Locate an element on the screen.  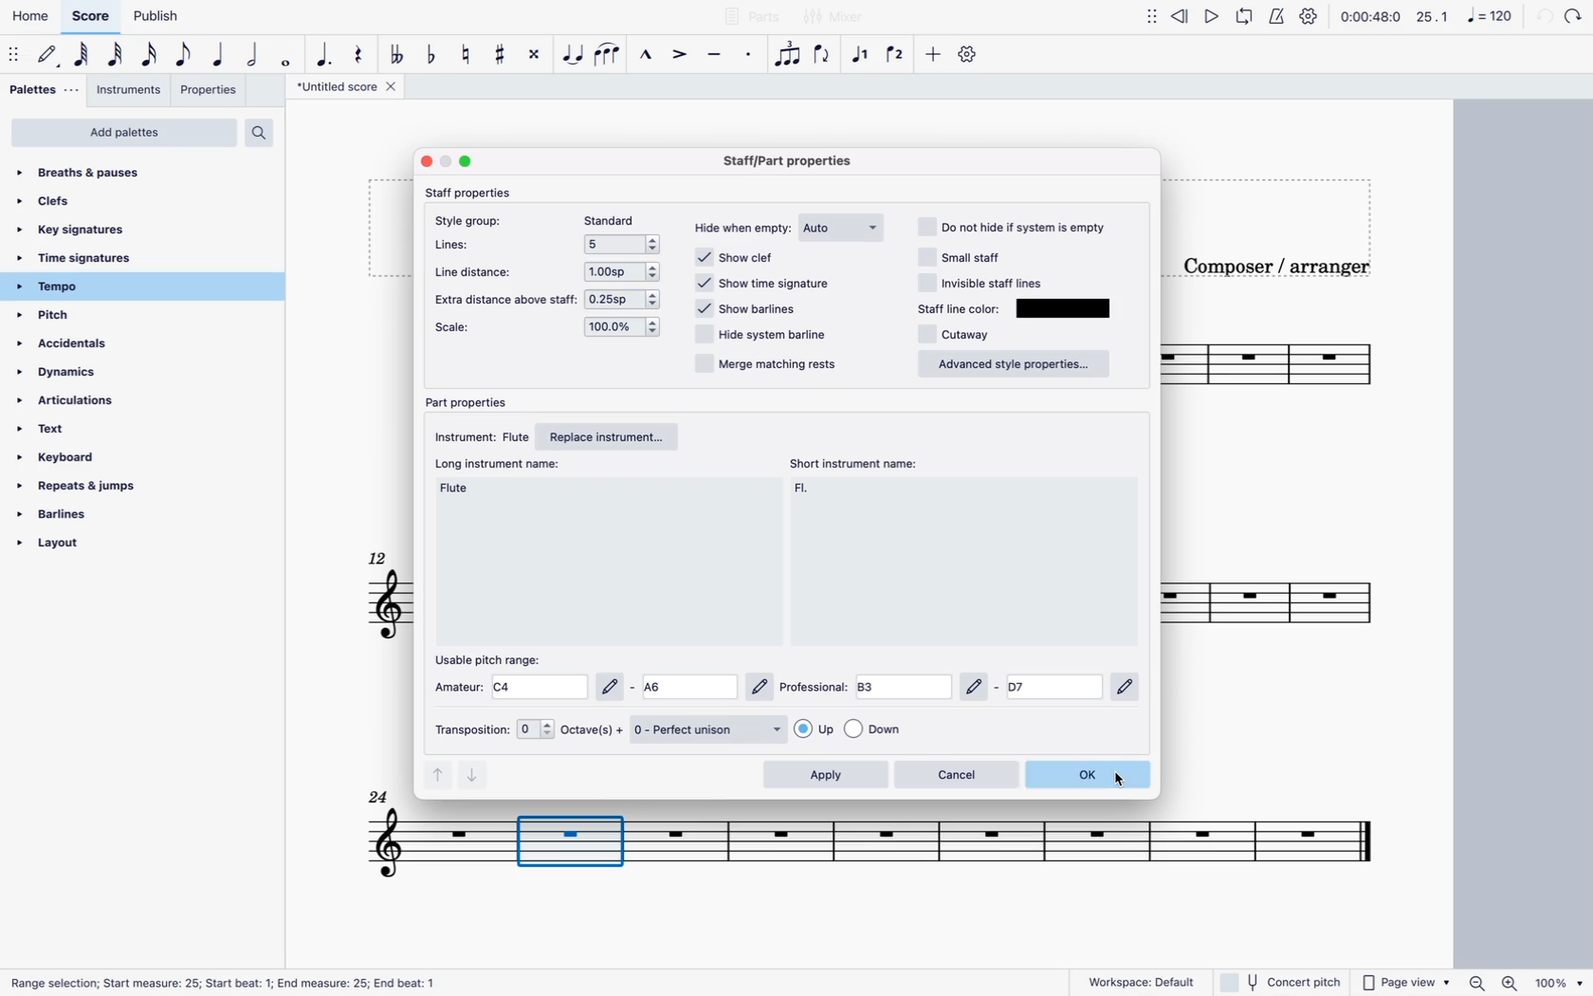
ok is located at coordinates (1091, 775).